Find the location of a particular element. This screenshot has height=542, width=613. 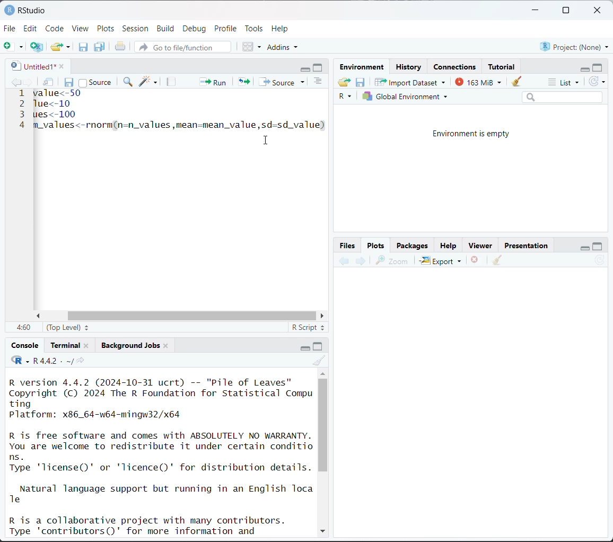

horizontal scroll bar is located at coordinates (191, 316).